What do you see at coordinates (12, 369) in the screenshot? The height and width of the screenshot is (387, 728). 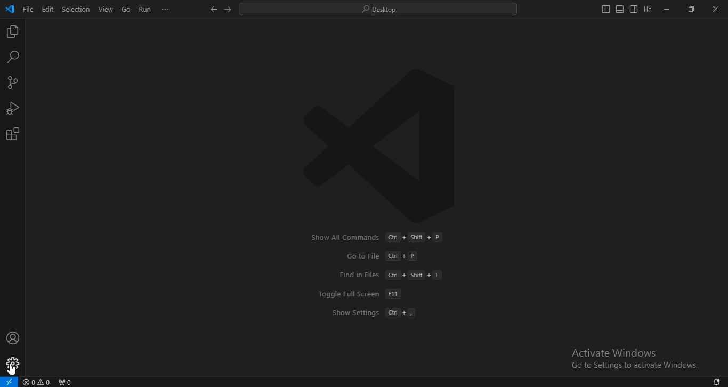 I see `cursor` at bounding box center [12, 369].